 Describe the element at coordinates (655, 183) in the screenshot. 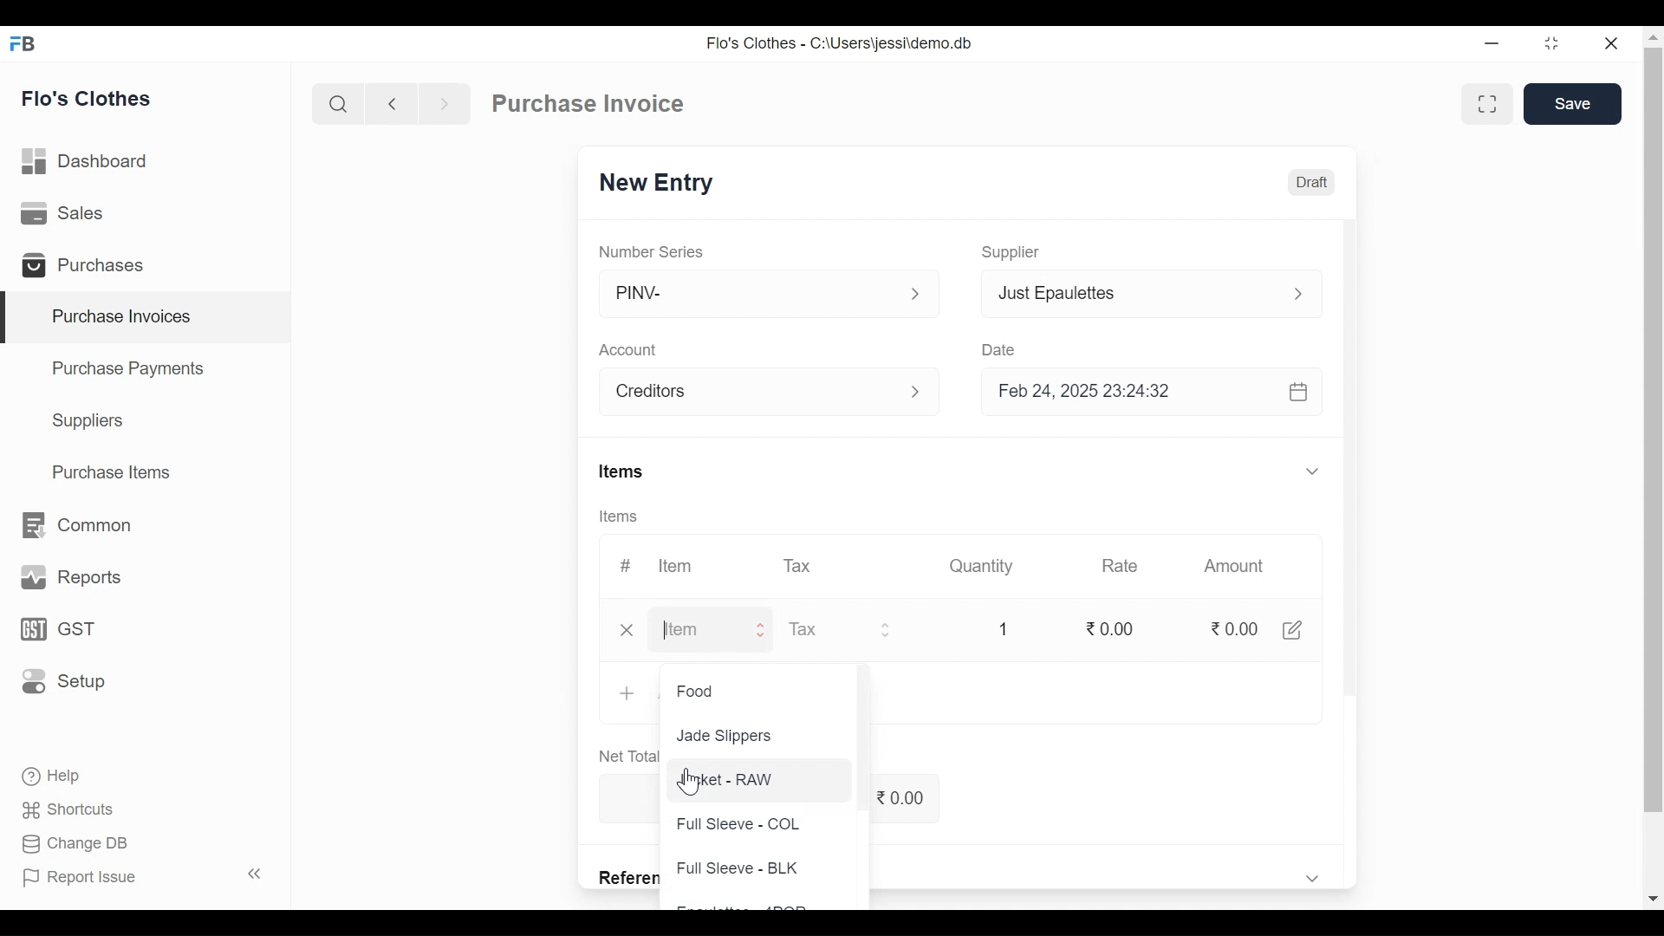

I see `New Entry` at that location.